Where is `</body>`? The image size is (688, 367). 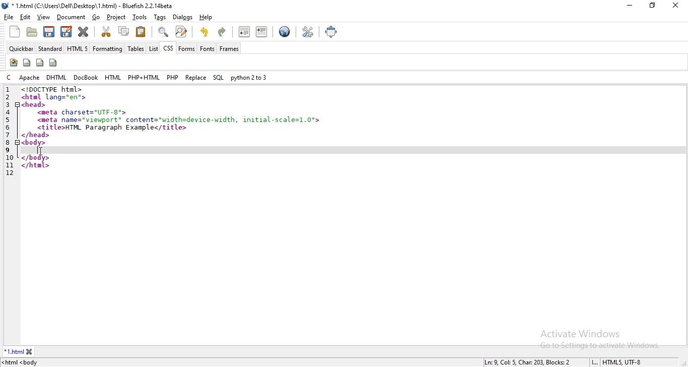 </body> is located at coordinates (36, 158).